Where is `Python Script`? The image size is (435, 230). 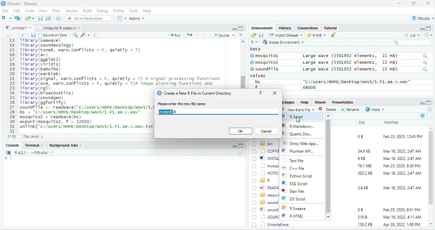
Python Script is located at coordinates (302, 176).